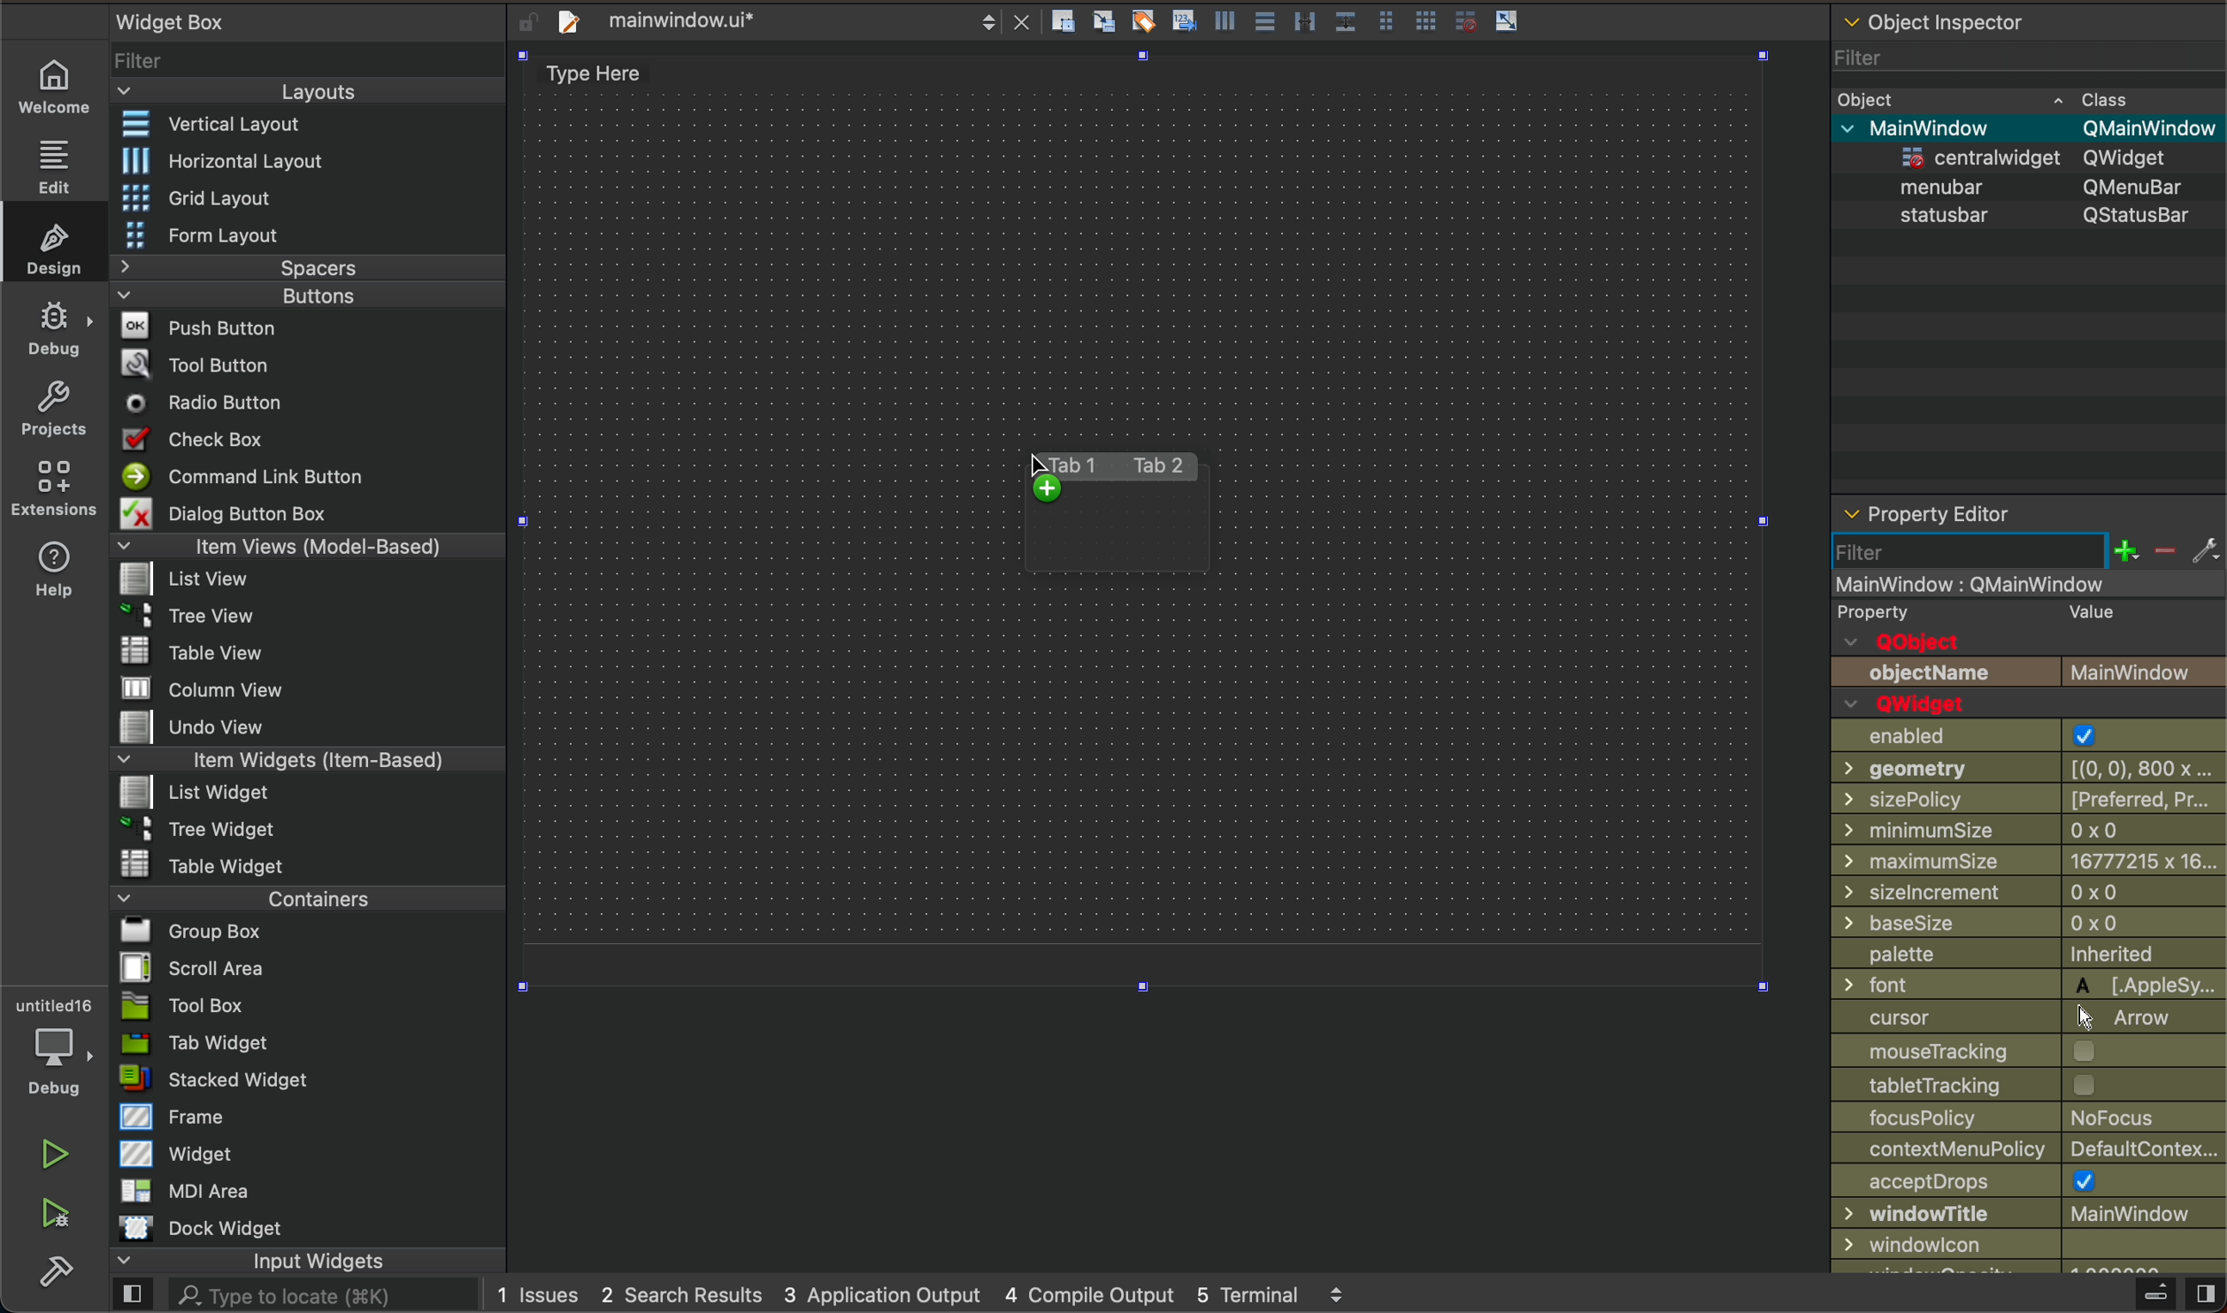  Describe the element at coordinates (2033, 1245) in the screenshot. I see `` at that location.